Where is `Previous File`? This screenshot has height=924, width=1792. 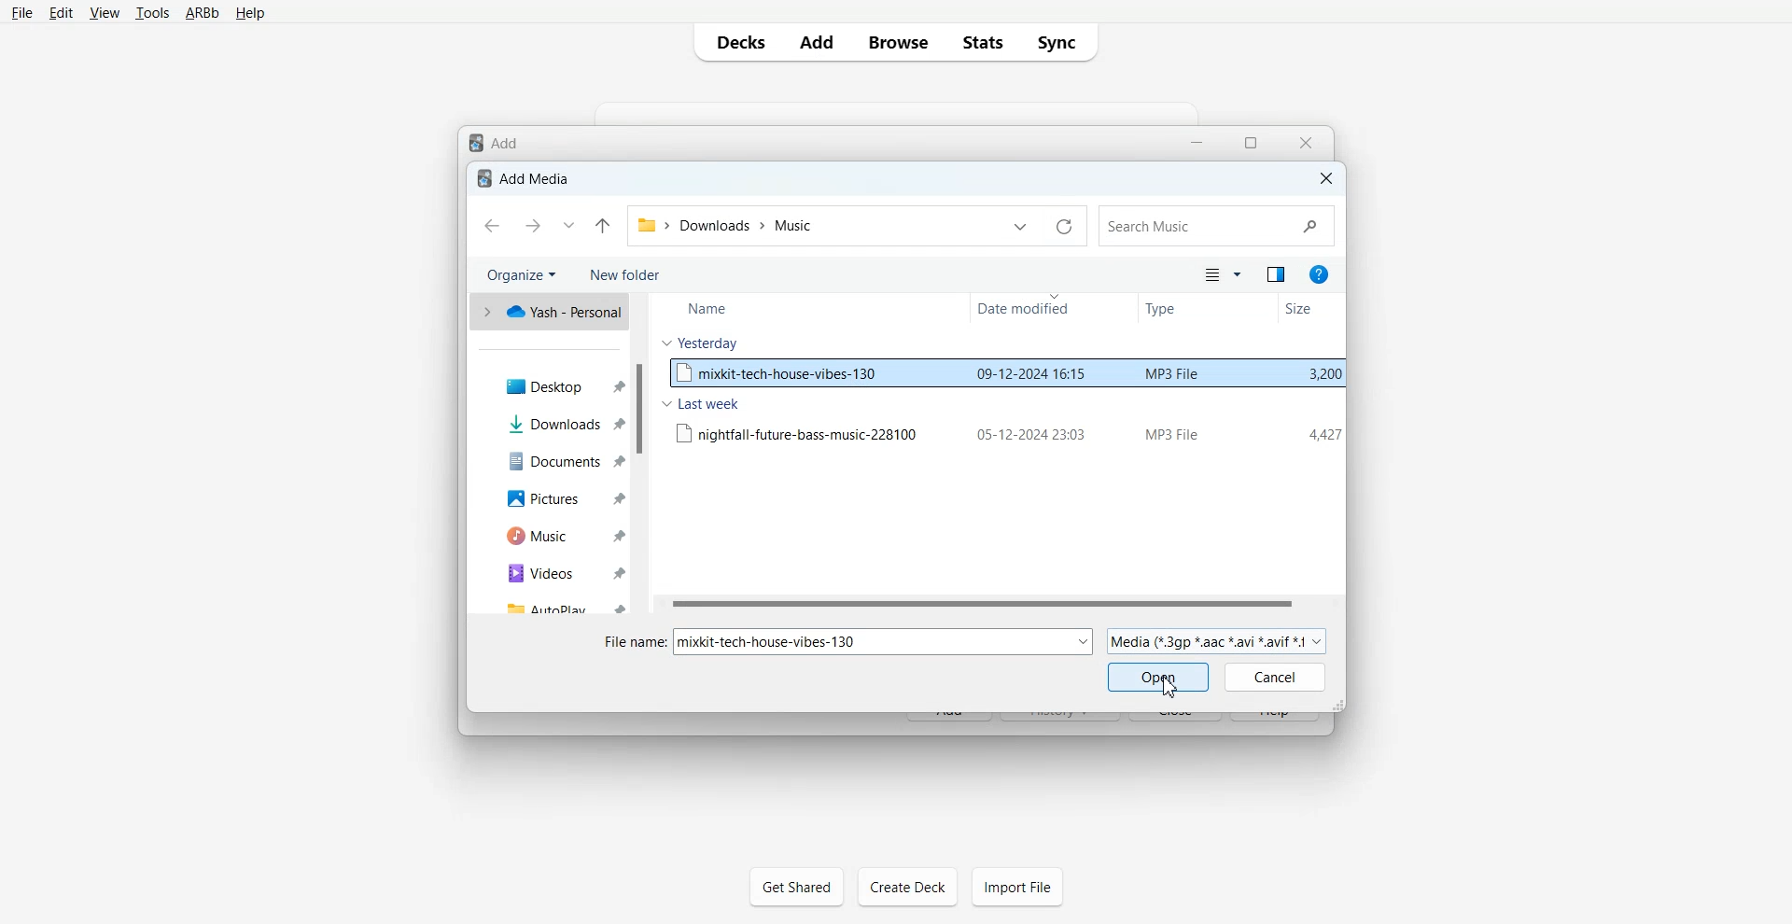
Previous File is located at coordinates (1021, 226).